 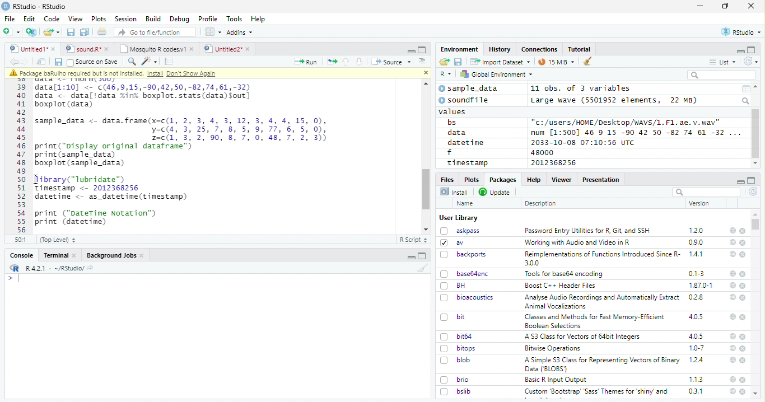 What do you see at coordinates (696, 379) in the screenshot?
I see `1.1.3` at bounding box center [696, 379].